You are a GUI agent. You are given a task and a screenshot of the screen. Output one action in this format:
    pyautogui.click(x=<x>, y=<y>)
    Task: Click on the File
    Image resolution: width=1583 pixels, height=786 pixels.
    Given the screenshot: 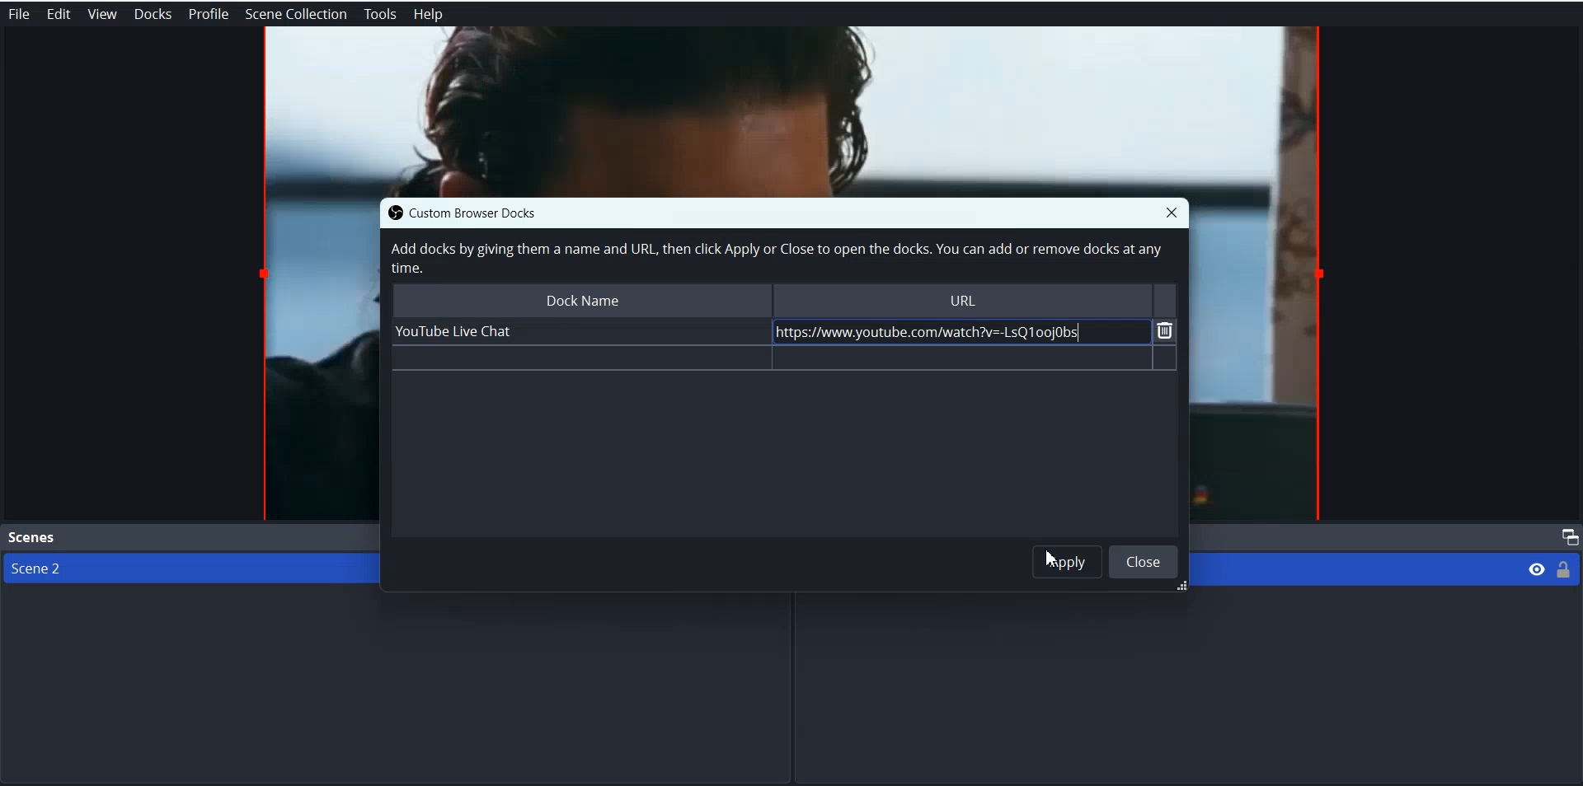 What is the action you would take?
    pyautogui.click(x=18, y=14)
    